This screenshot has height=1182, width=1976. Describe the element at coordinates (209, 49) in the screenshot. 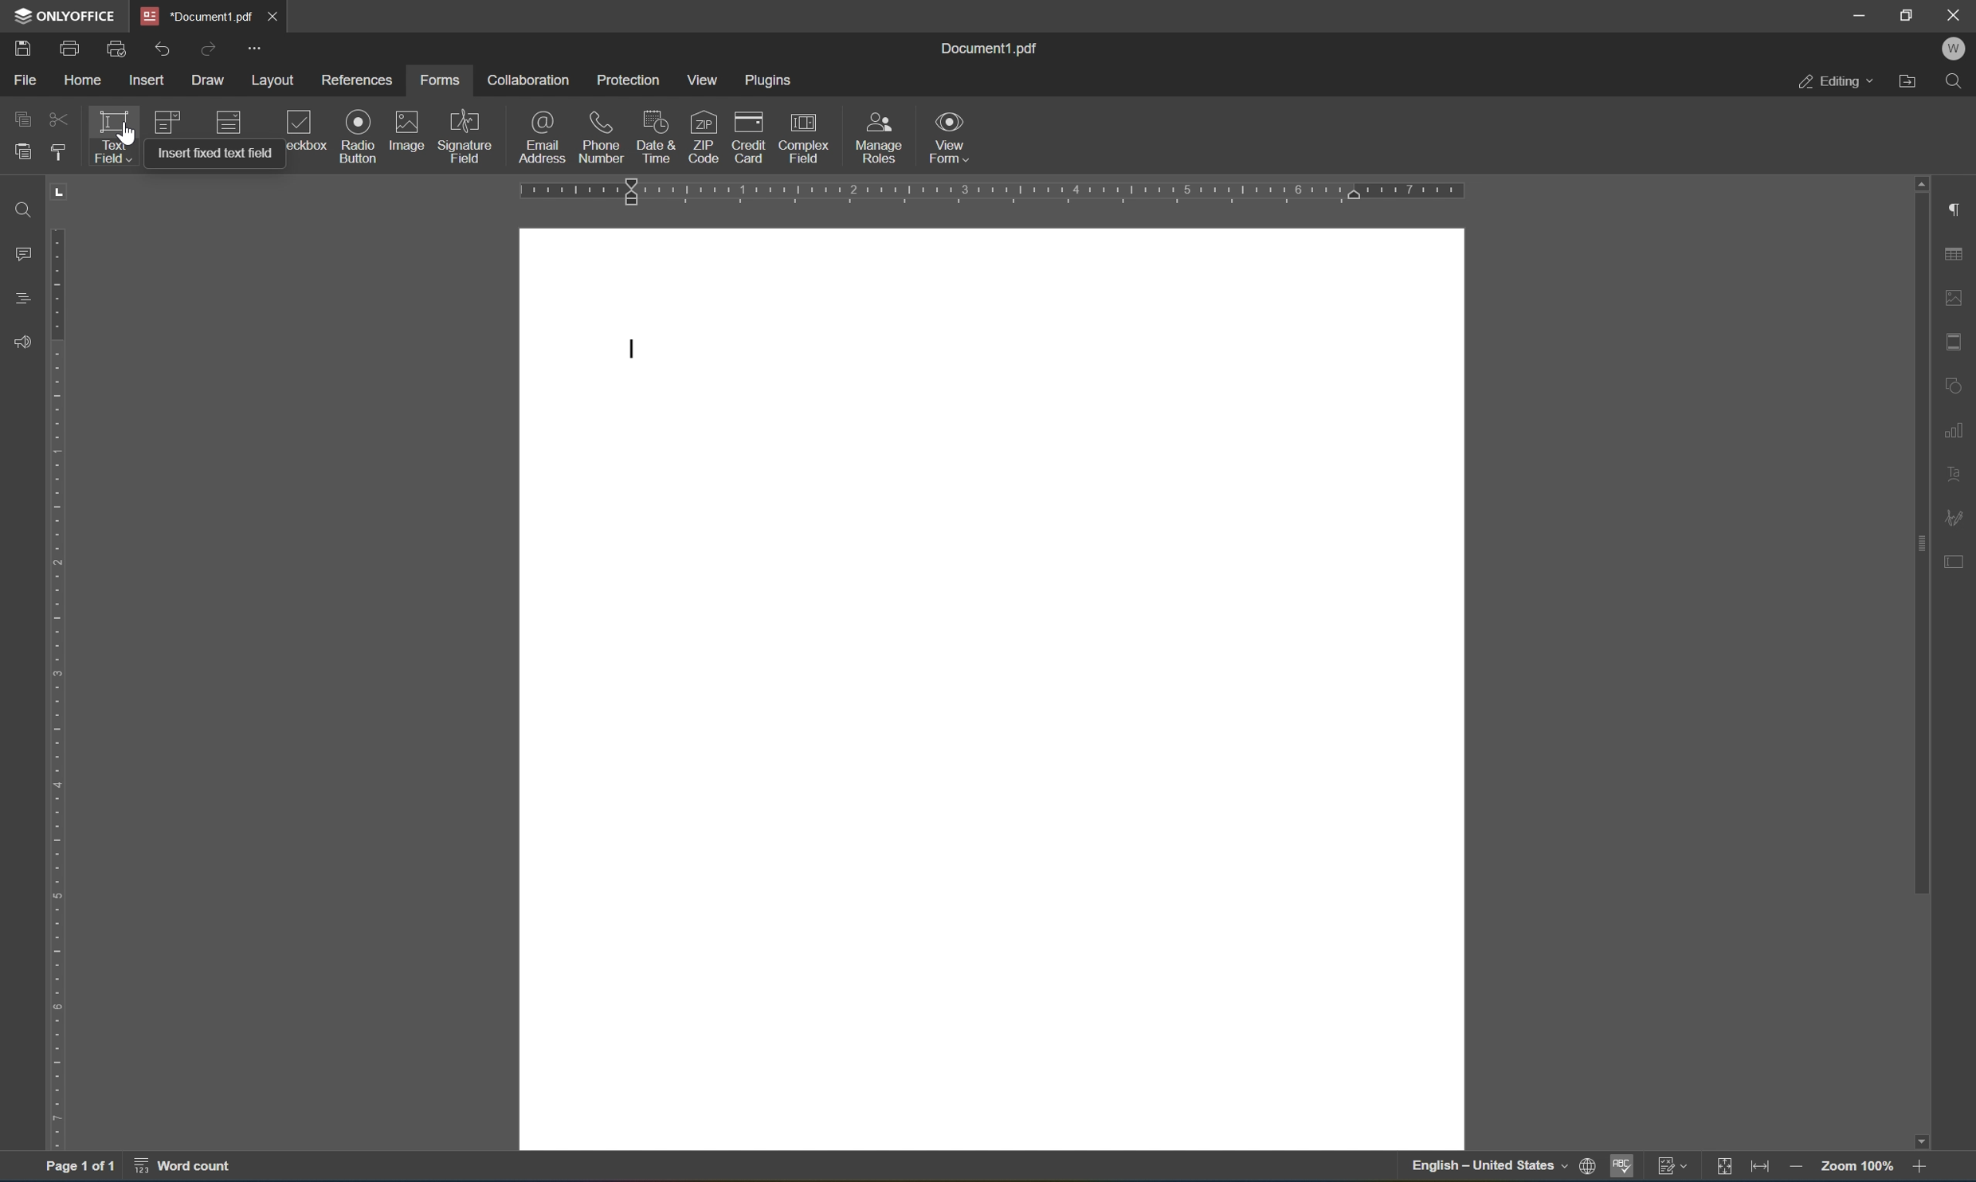

I see `redo` at that location.